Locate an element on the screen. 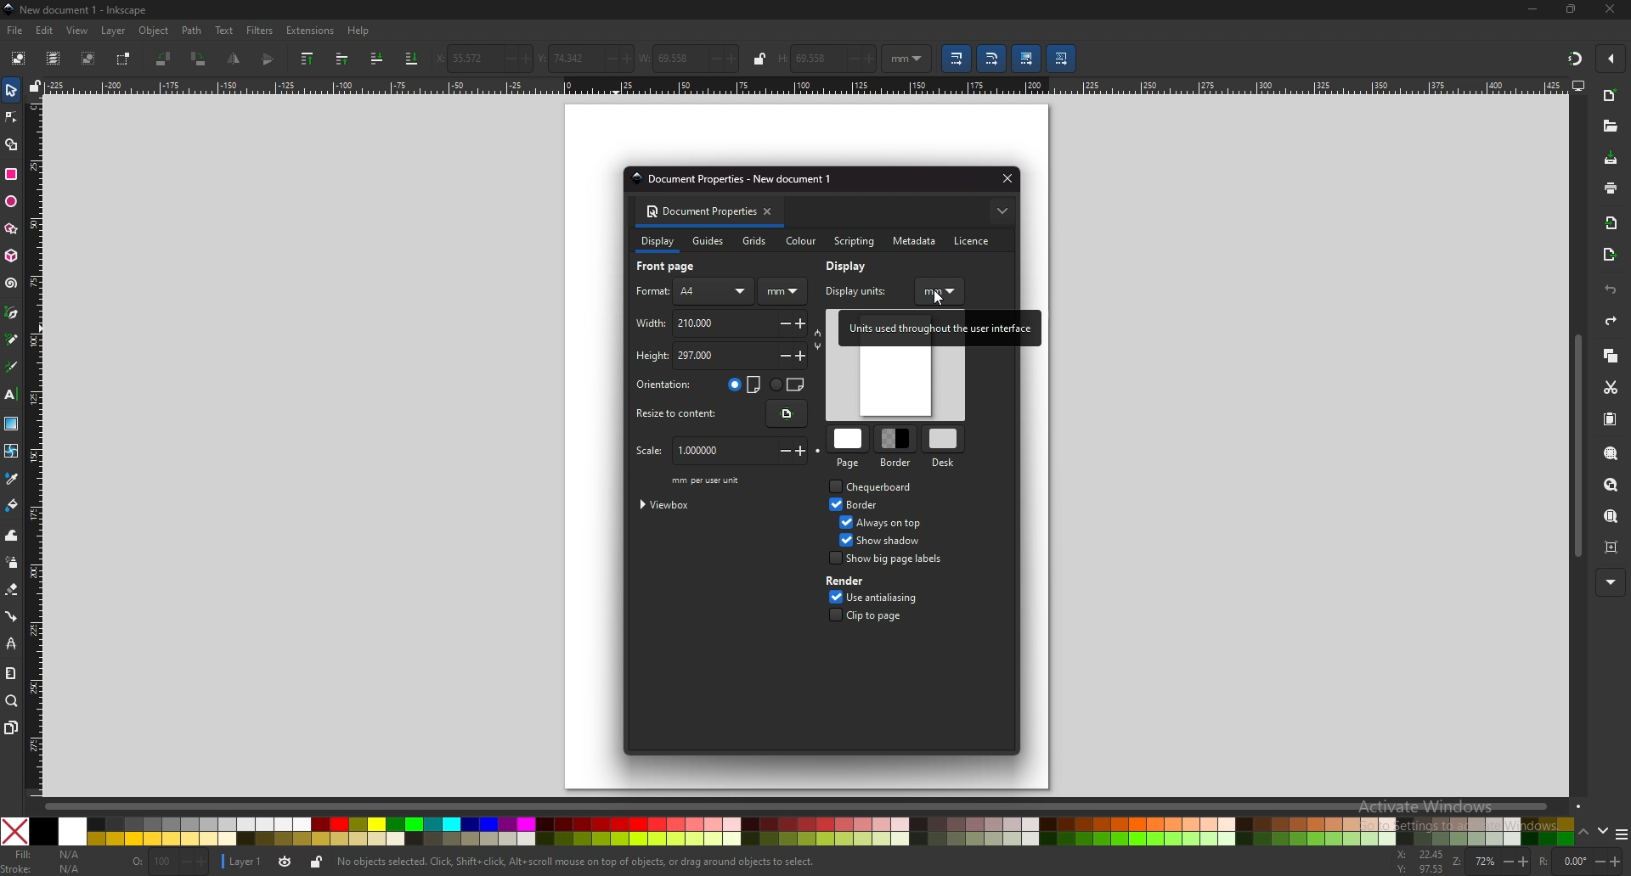  cursor coordinates y-axis is located at coordinates (1416, 870).